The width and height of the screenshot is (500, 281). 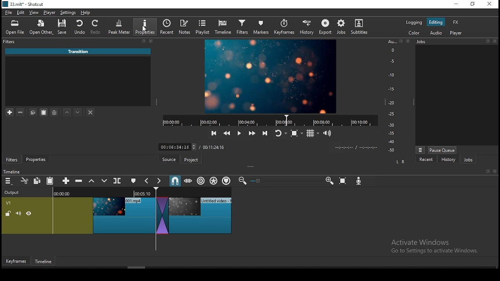 I want to click on ripple delete, so click(x=80, y=181).